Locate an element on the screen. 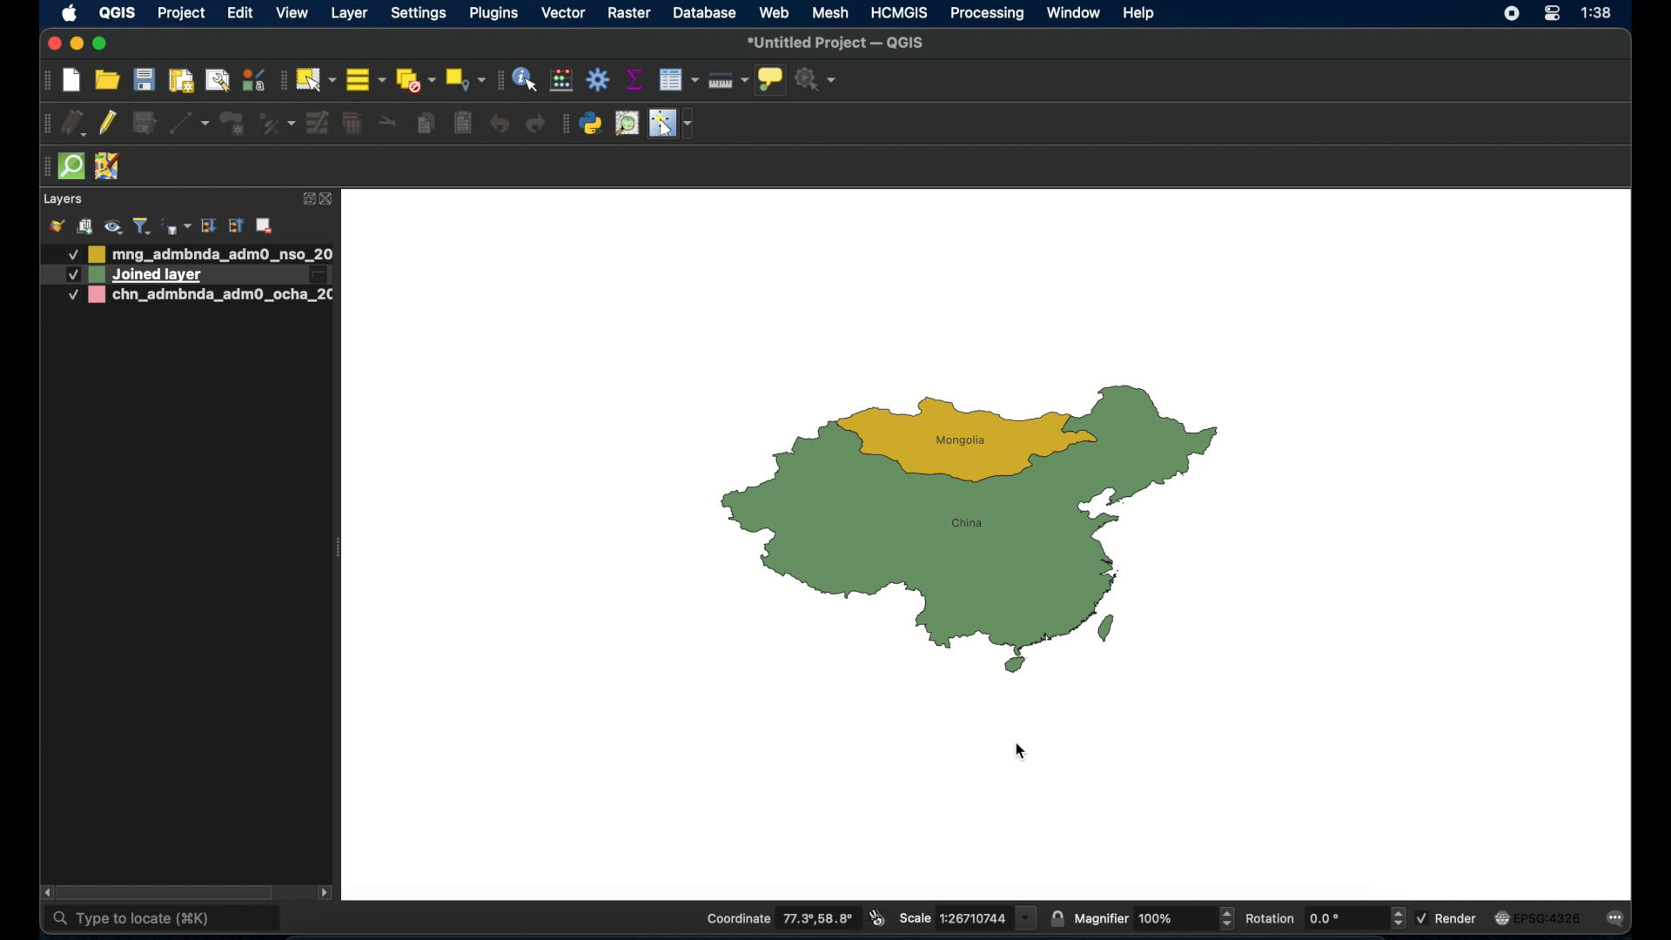 The width and height of the screenshot is (1671, 940). identify feature is located at coordinates (524, 79).